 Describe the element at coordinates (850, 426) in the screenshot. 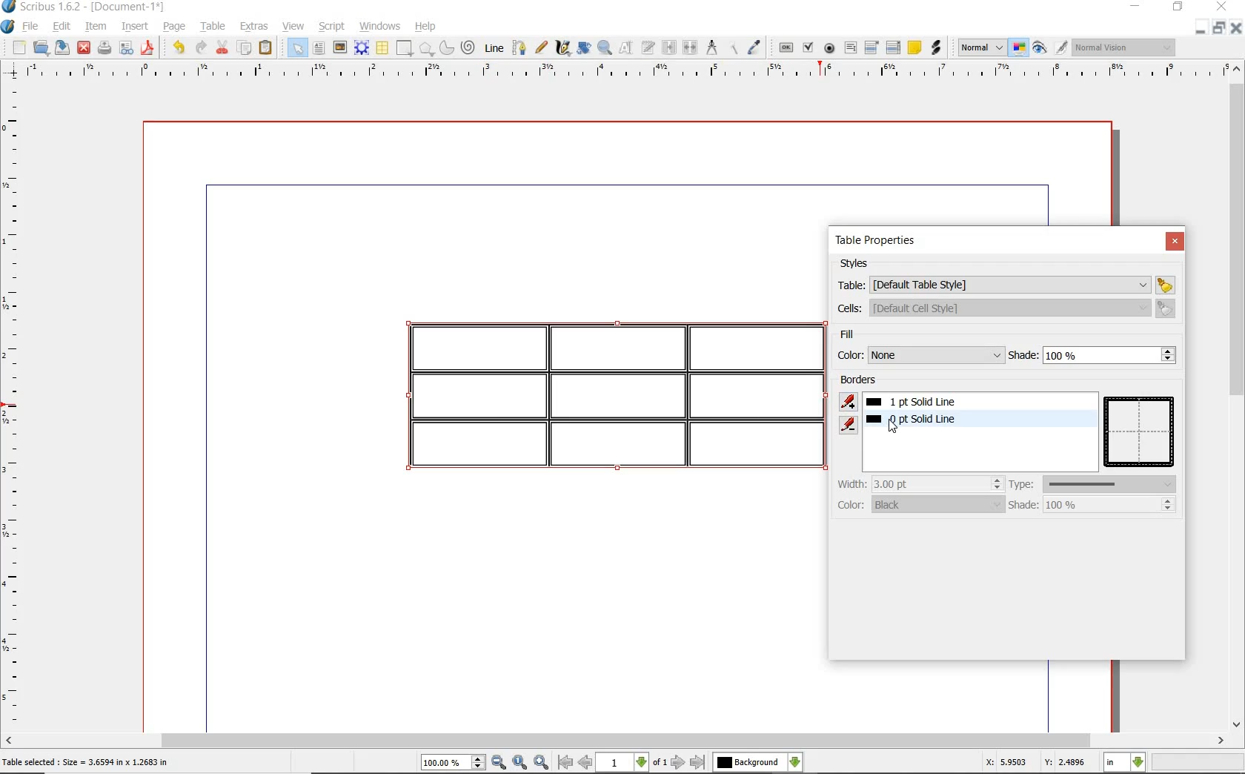

I see `remove border` at that location.